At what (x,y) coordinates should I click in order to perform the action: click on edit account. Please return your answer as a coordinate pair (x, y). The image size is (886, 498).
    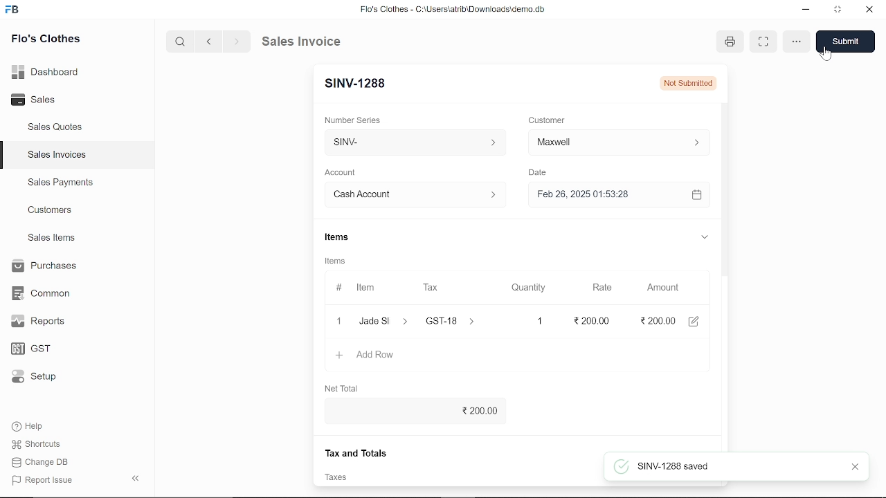
    Looking at the image, I should click on (696, 320).